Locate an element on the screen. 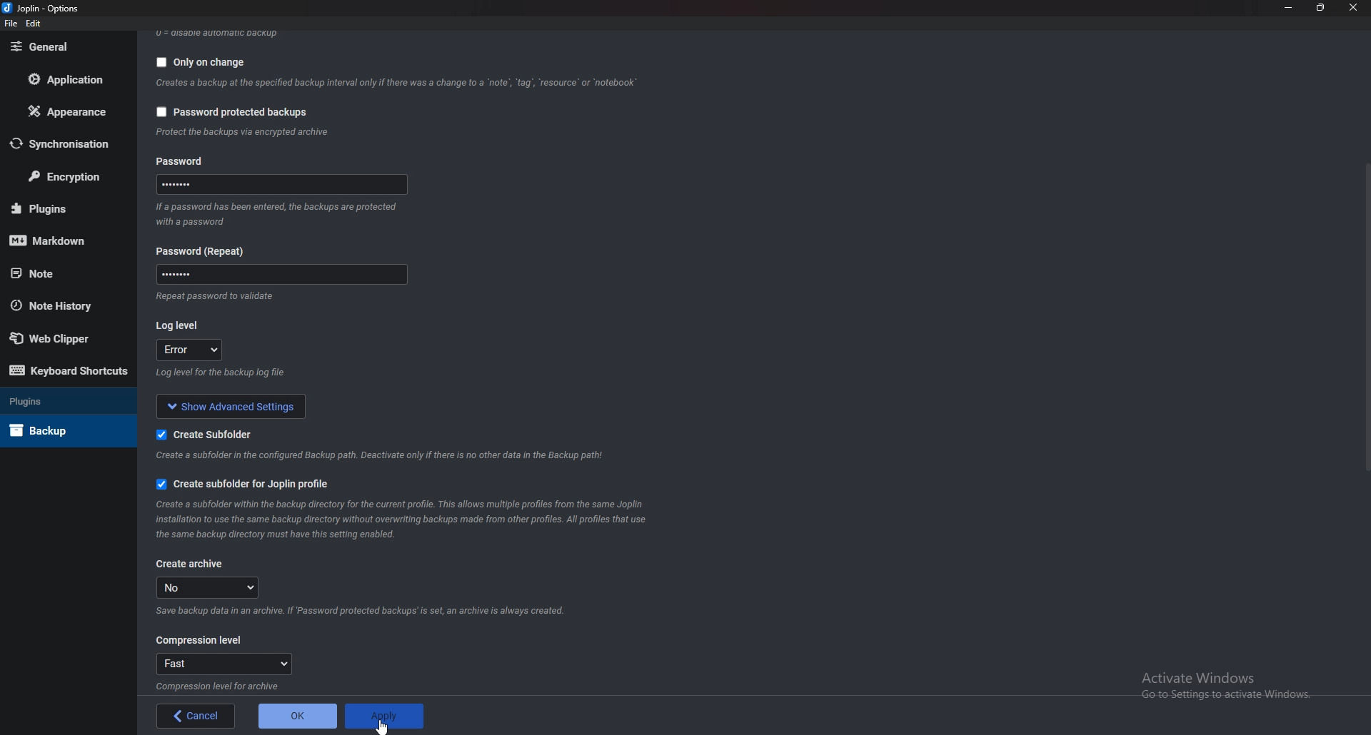  edit is located at coordinates (34, 23).